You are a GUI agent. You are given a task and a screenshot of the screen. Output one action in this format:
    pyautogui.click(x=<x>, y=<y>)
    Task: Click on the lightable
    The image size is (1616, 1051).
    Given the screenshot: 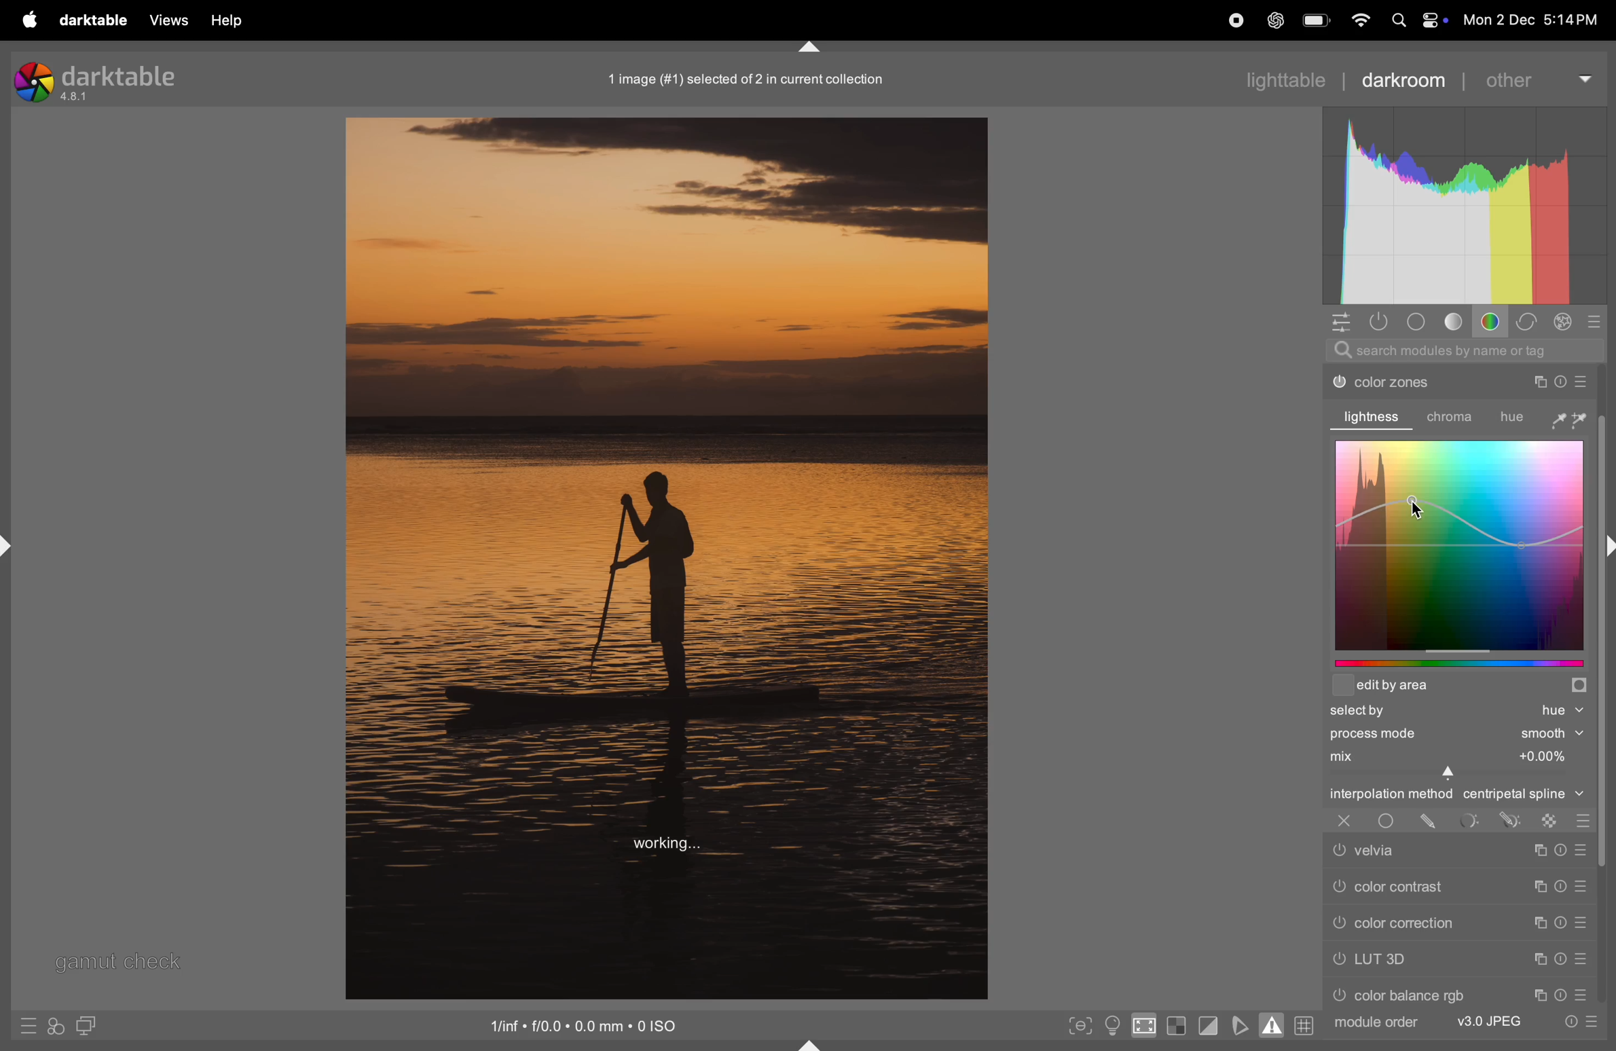 What is the action you would take?
    pyautogui.click(x=1276, y=80)
    